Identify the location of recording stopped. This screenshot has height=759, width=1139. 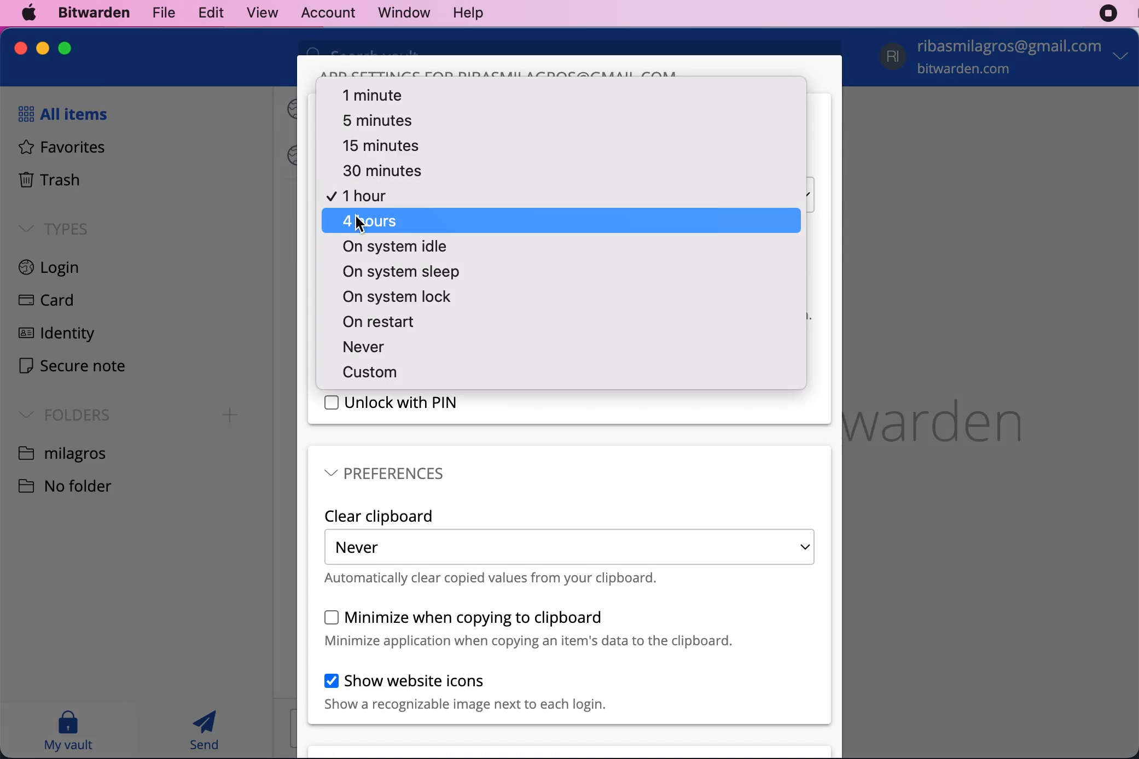
(1108, 14).